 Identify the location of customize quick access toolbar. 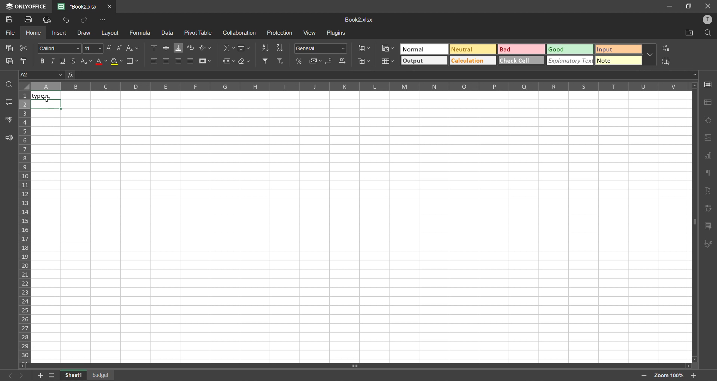
(103, 20).